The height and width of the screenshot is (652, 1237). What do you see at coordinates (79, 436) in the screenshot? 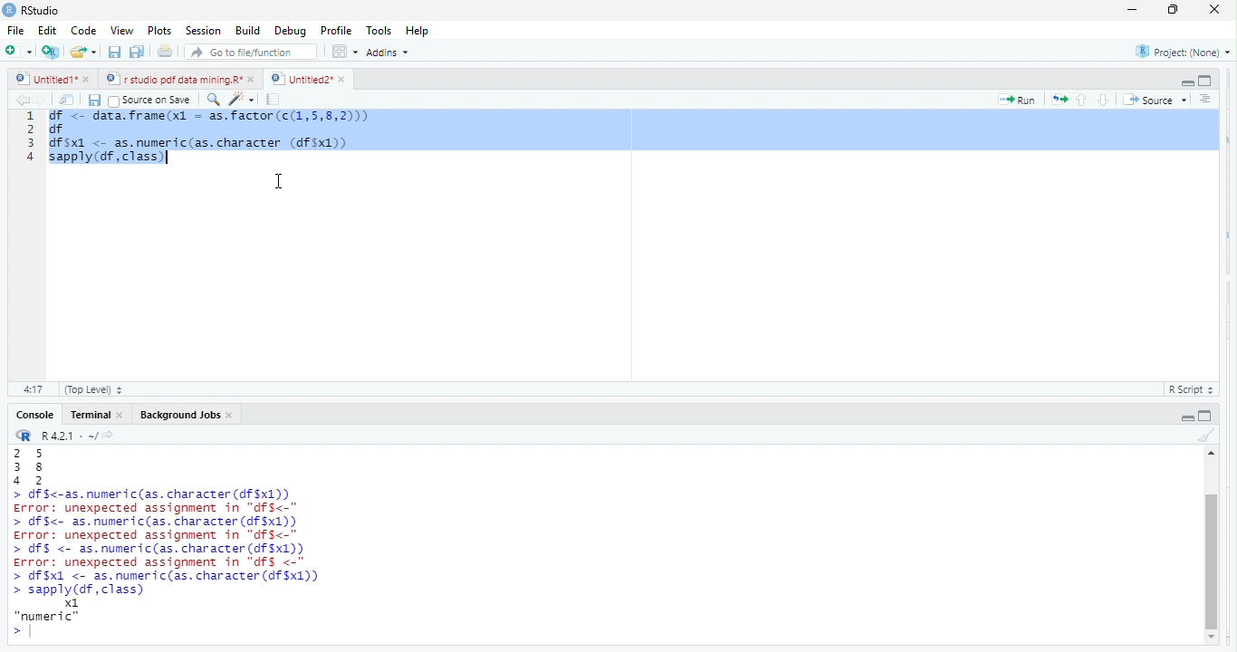
I see `R421: ~/` at bounding box center [79, 436].